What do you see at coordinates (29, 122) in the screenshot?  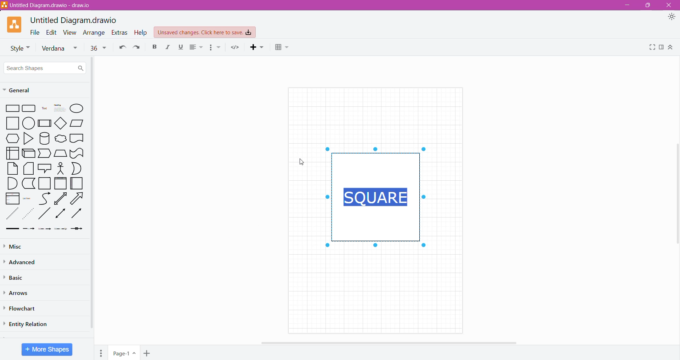 I see `circle` at bounding box center [29, 122].